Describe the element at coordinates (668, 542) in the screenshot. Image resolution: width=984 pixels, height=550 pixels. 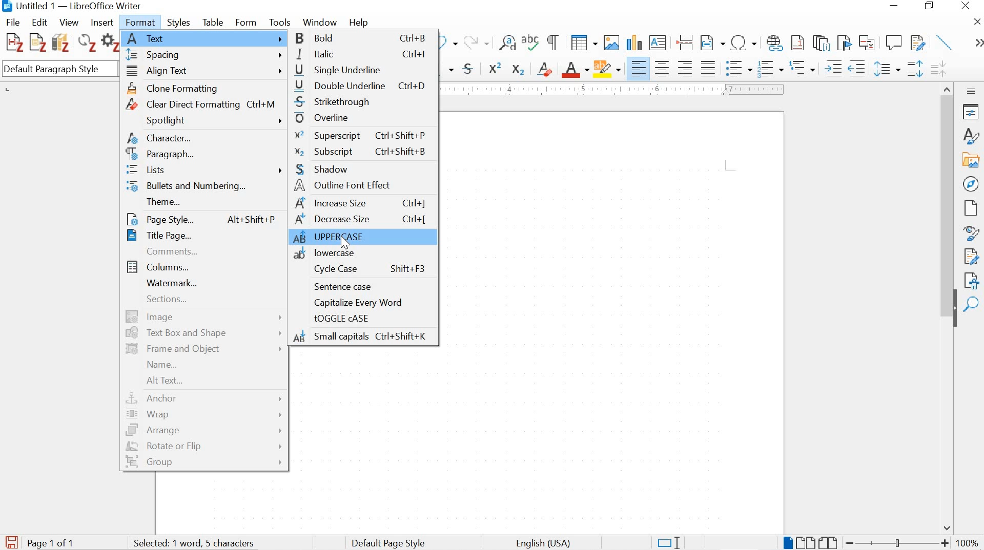
I see `standard selection` at that location.